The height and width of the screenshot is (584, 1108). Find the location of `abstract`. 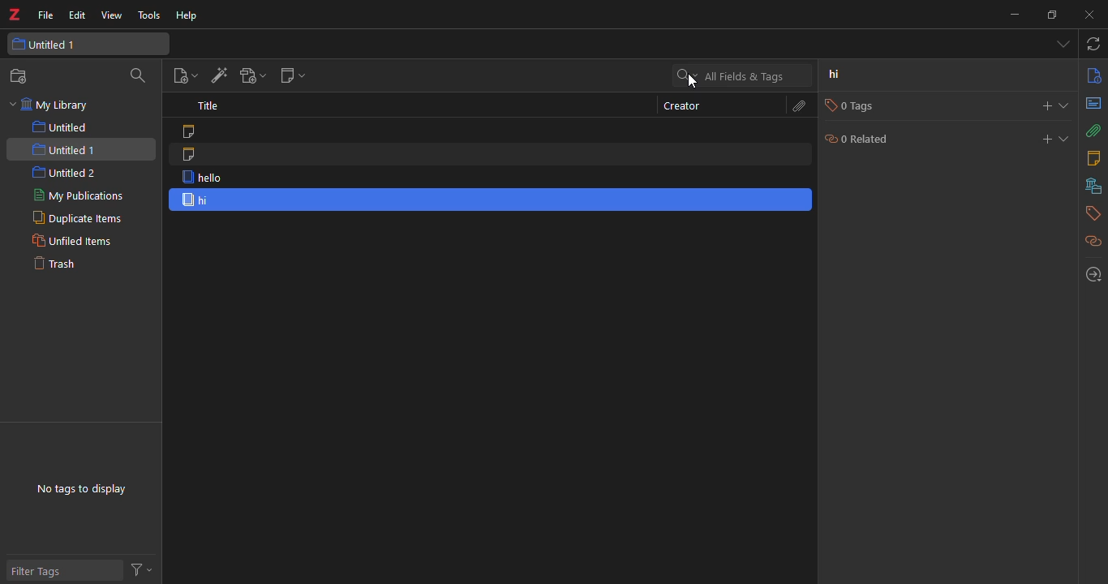

abstract is located at coordinates (1093, 104).